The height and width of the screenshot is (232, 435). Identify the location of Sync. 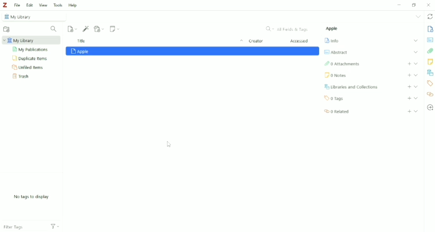
(429, 17).